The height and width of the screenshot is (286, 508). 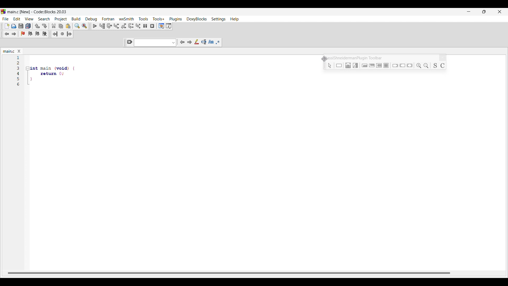 What do you see at coordinates (152, 26) in the screenshot?
I see `Stop debugger` at bounding box center [152, 26].